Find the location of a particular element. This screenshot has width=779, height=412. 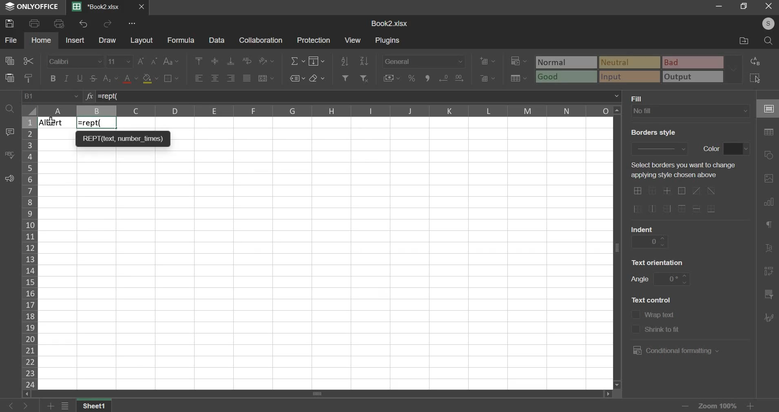

type is located at coordinates (640, 69).